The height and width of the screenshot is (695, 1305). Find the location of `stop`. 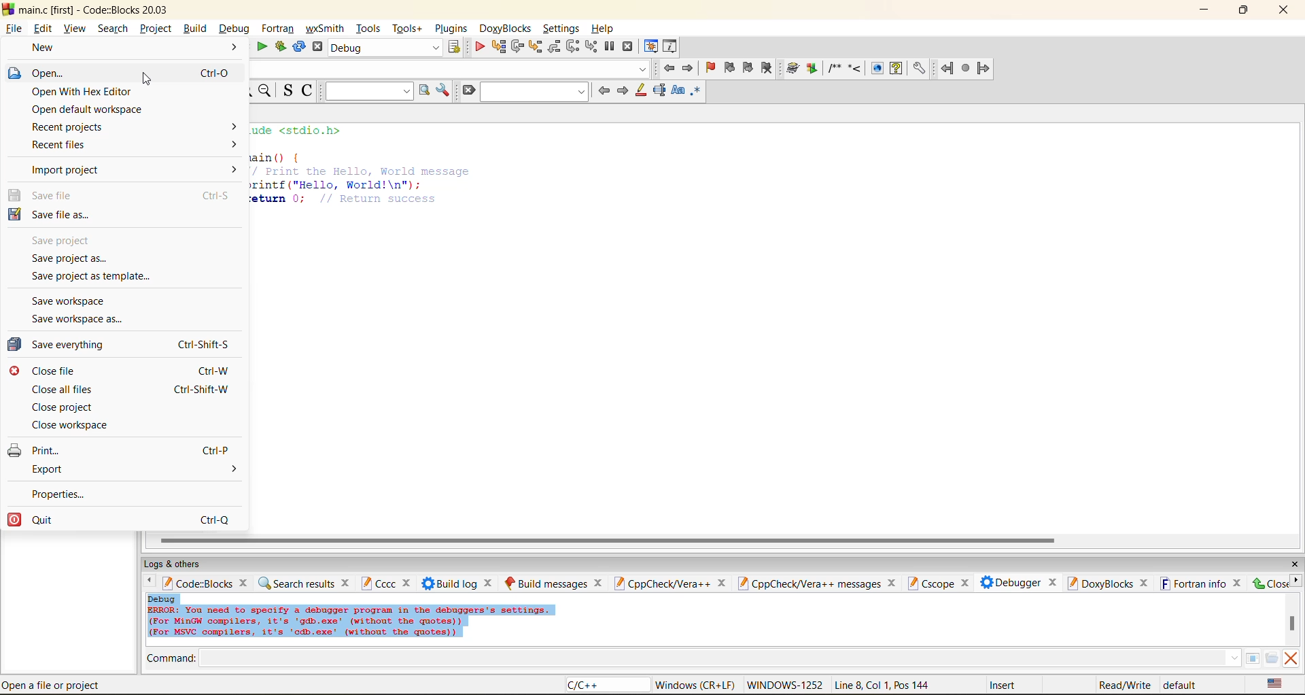

stop is located at coordinates (967, 69).